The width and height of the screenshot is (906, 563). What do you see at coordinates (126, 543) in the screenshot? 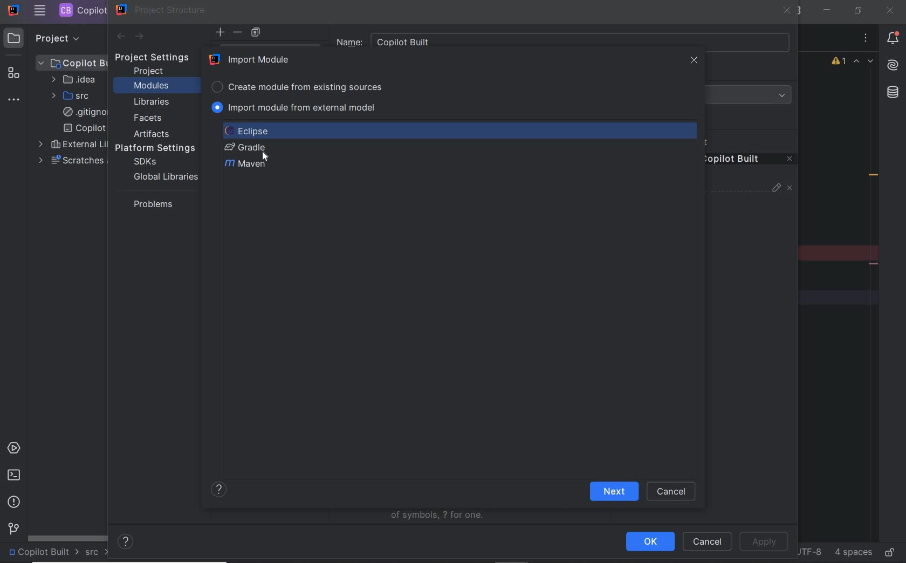
I see `help contents` at bounding box center [126, 543].